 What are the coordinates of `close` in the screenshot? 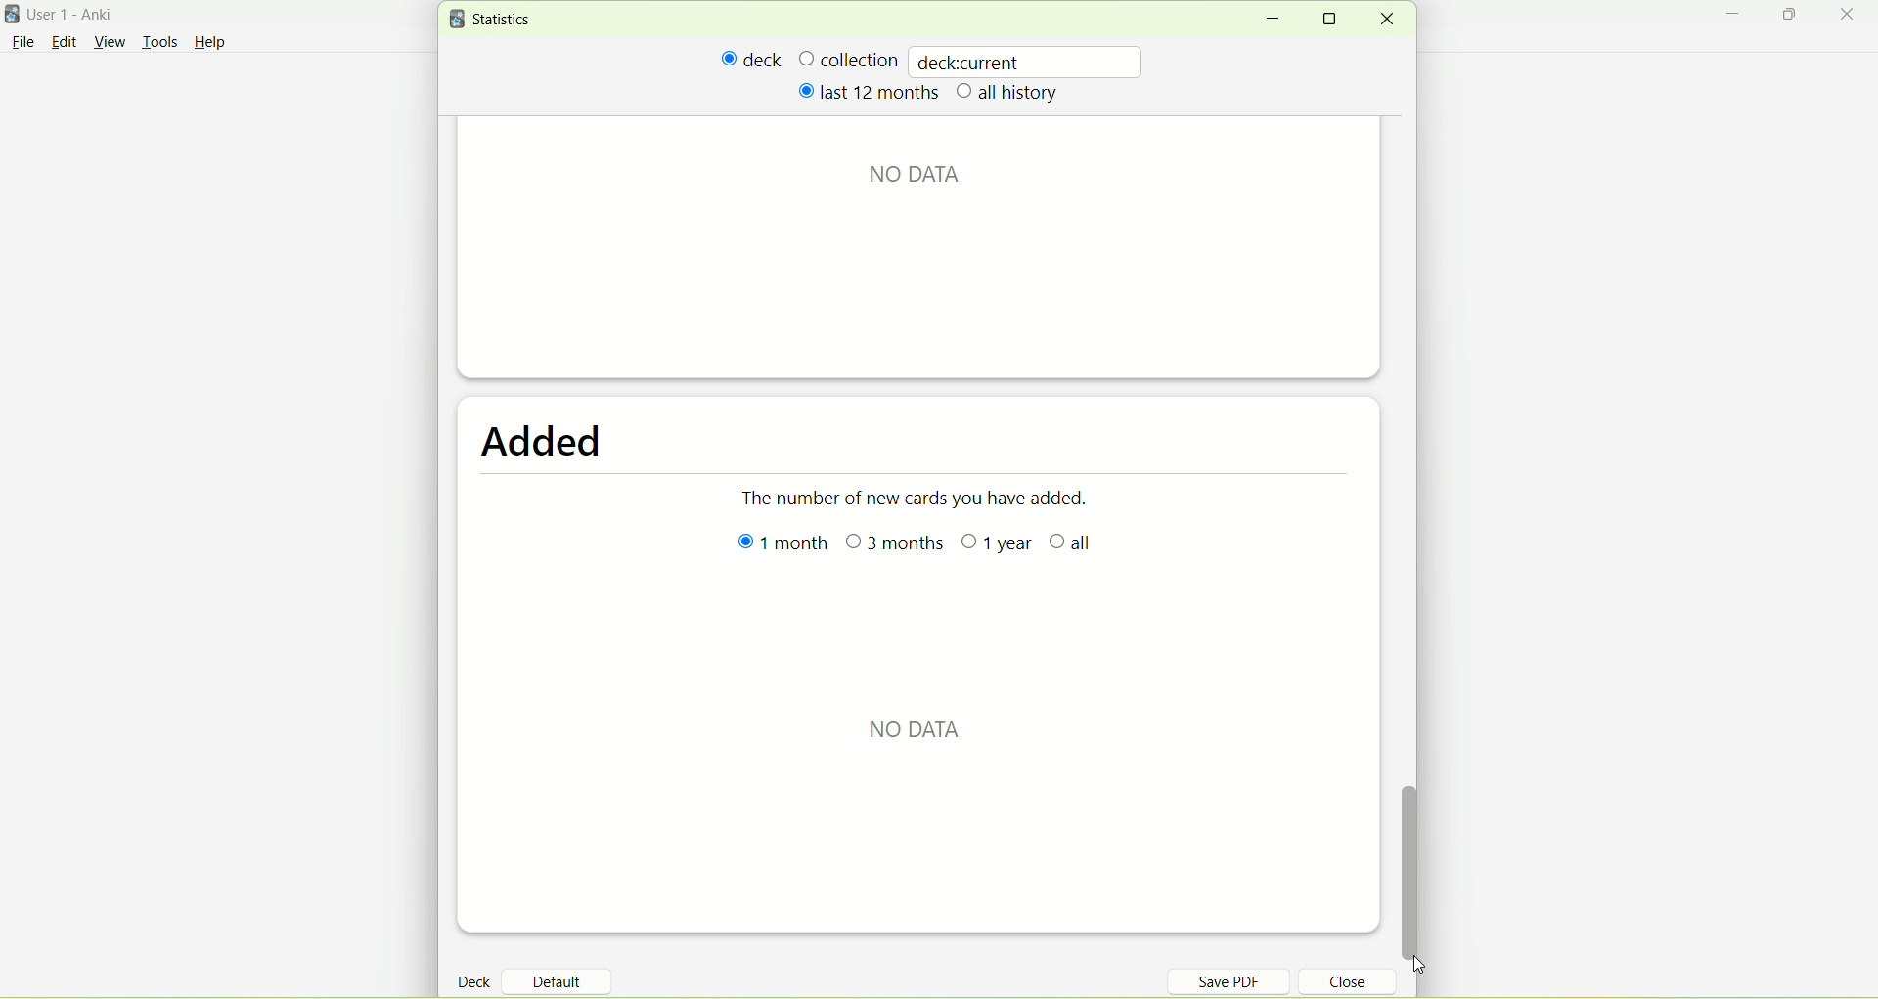 It's located at (1386, 20).